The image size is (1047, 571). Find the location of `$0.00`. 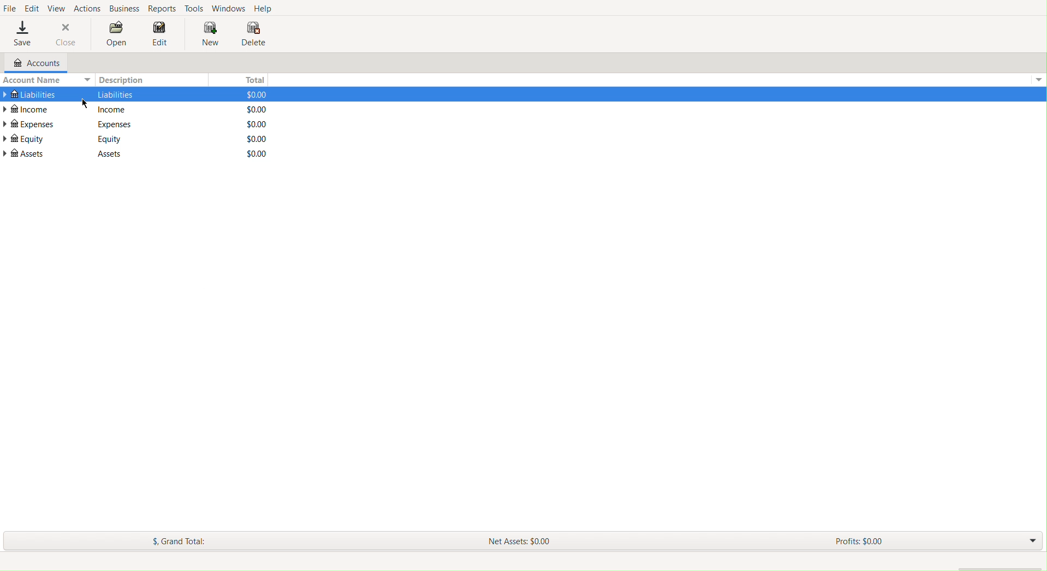

$0.00 is located at coordinates (253, 109).